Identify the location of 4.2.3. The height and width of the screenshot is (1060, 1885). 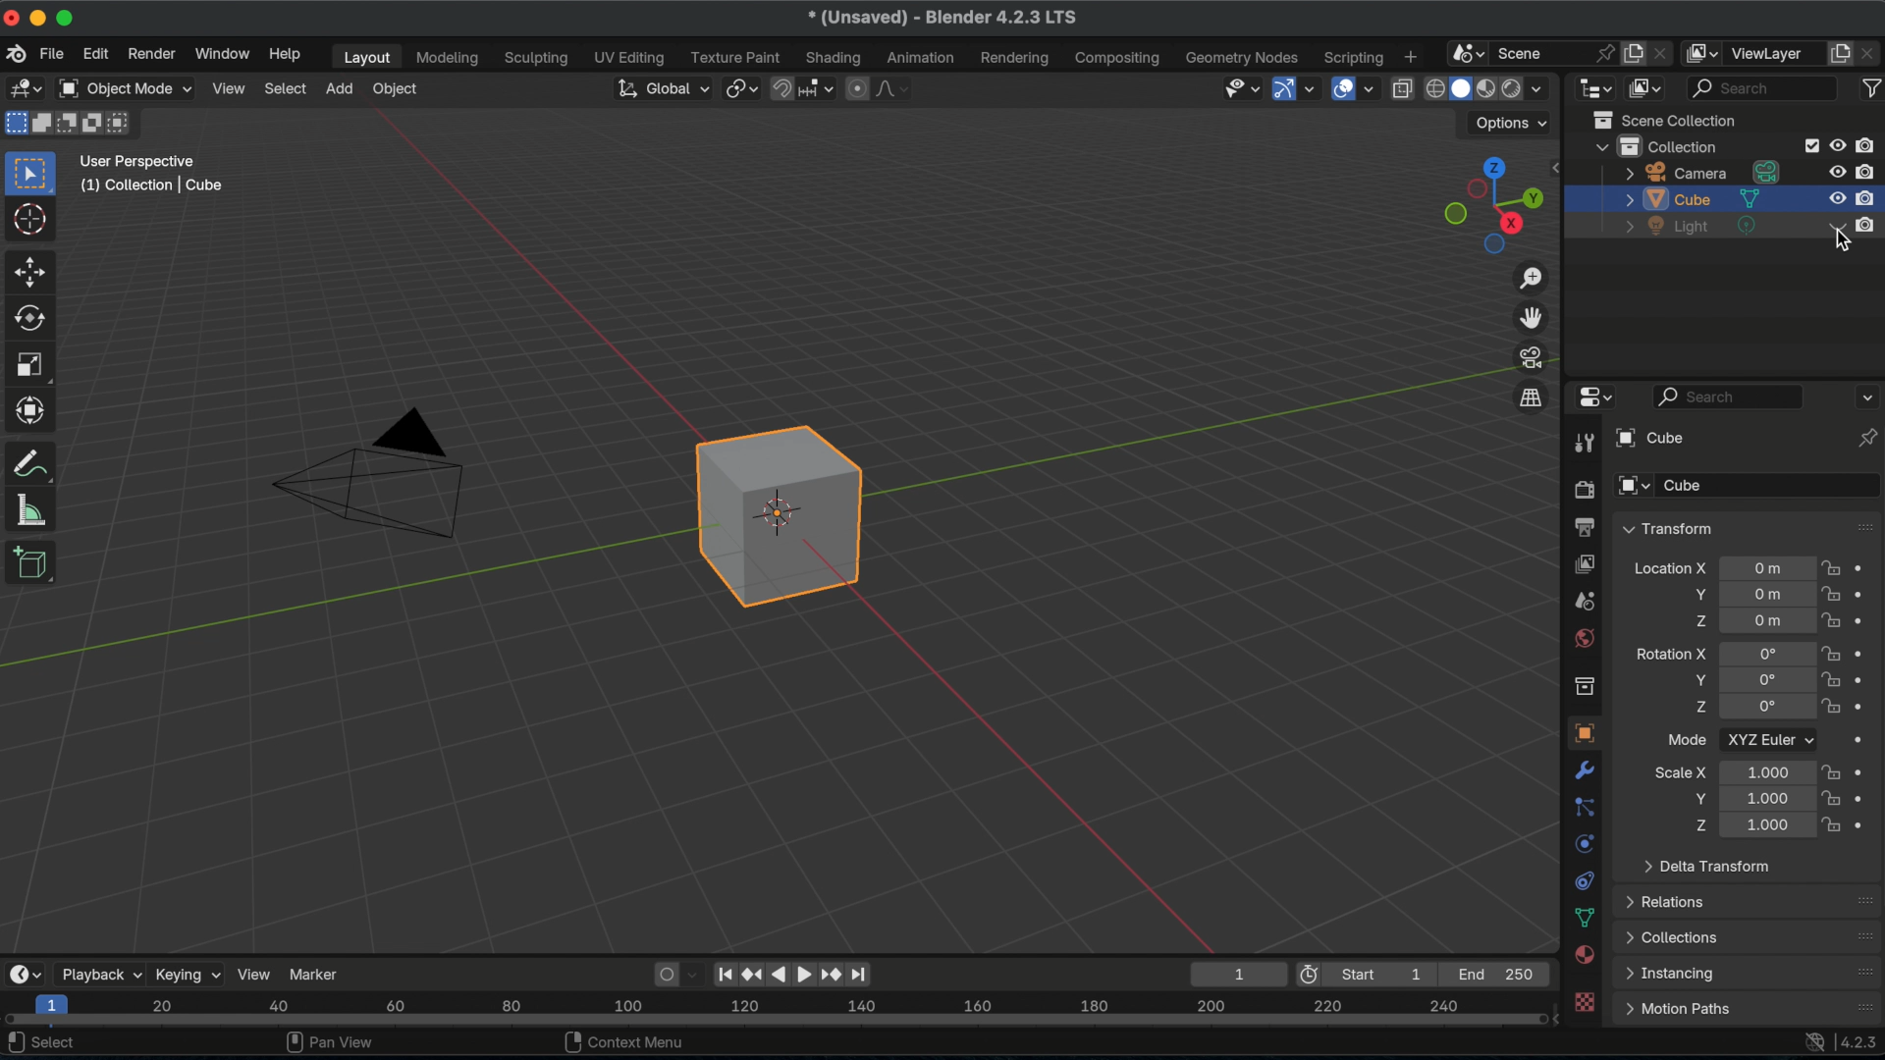
(1860, 1043).